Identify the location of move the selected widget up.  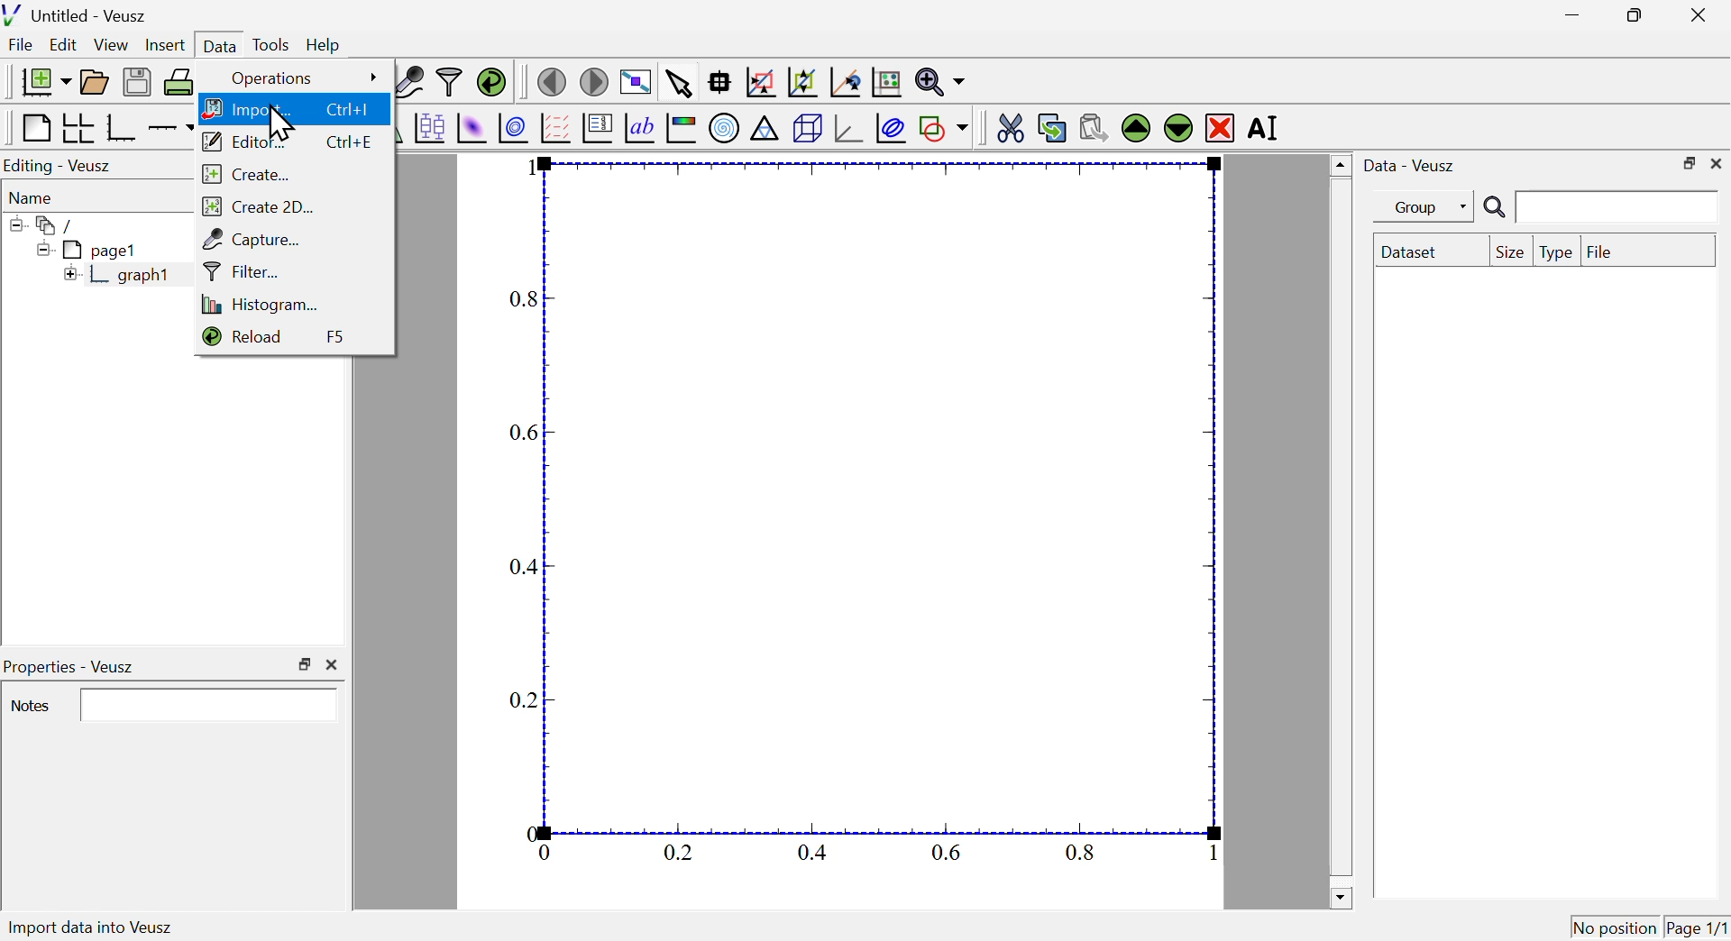
(1135, 128).